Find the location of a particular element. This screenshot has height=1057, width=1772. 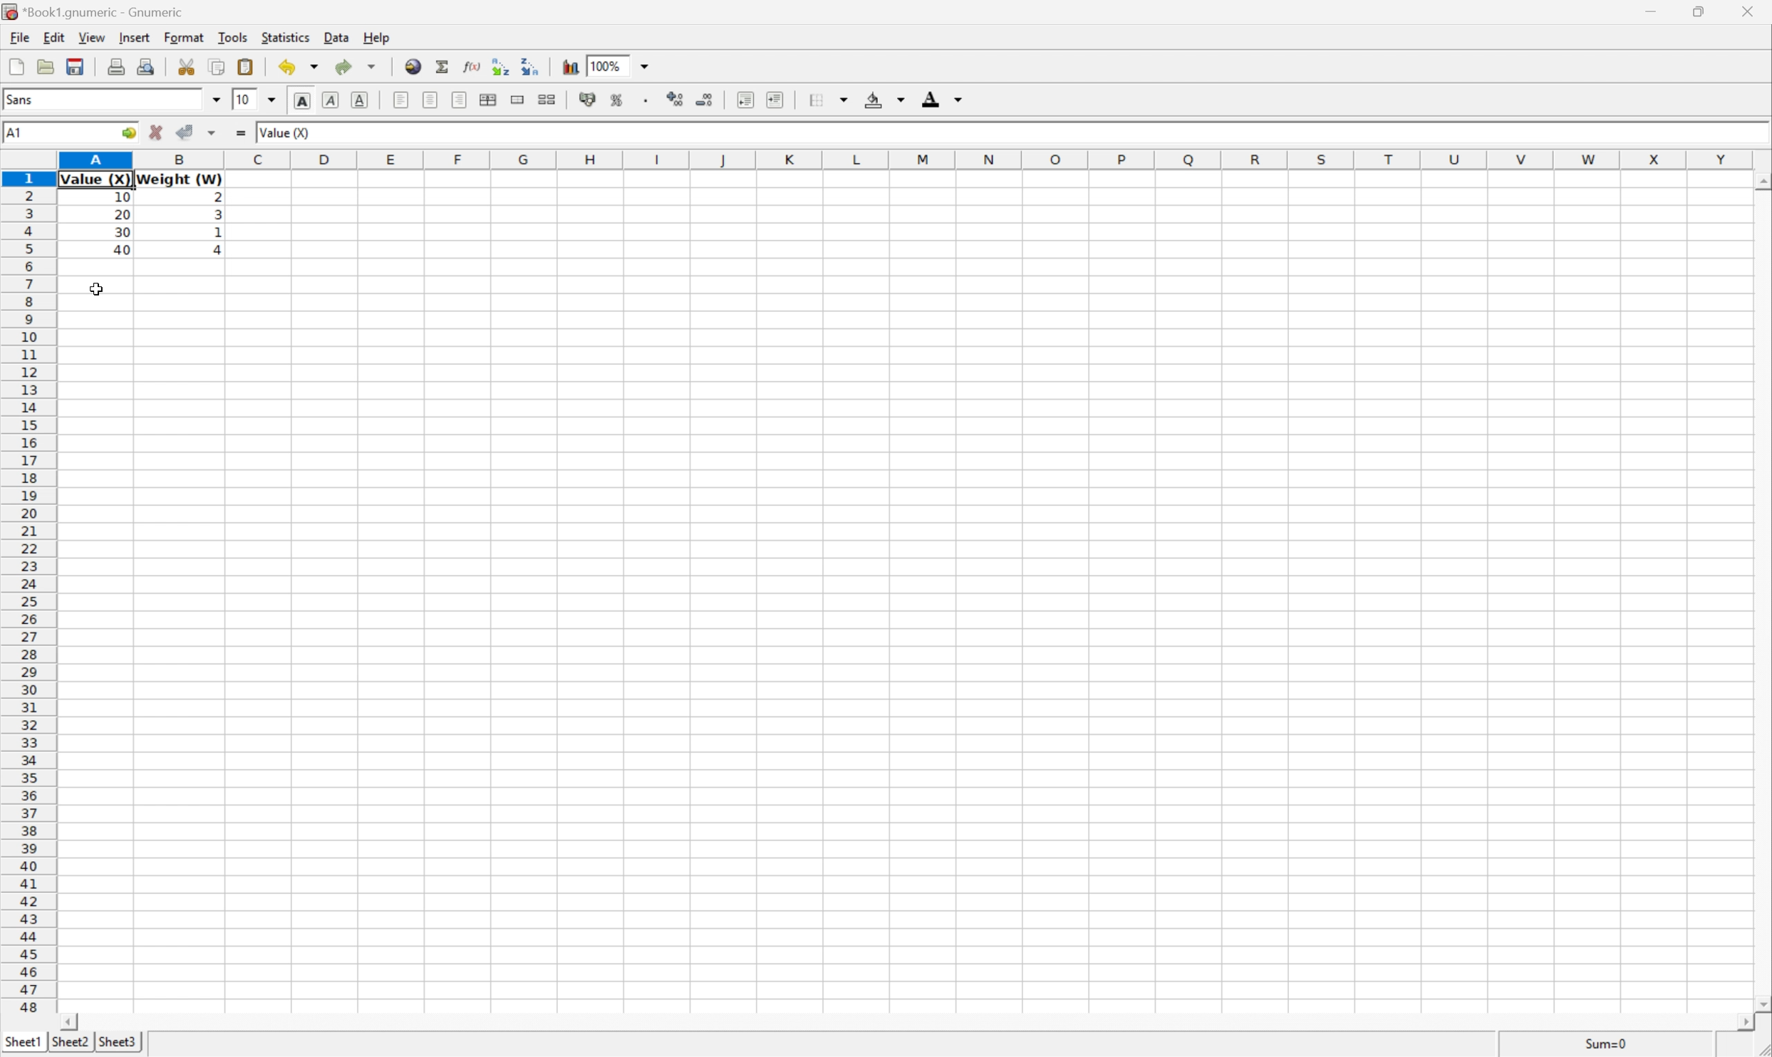

Close is located at coordinates (1748, 12).